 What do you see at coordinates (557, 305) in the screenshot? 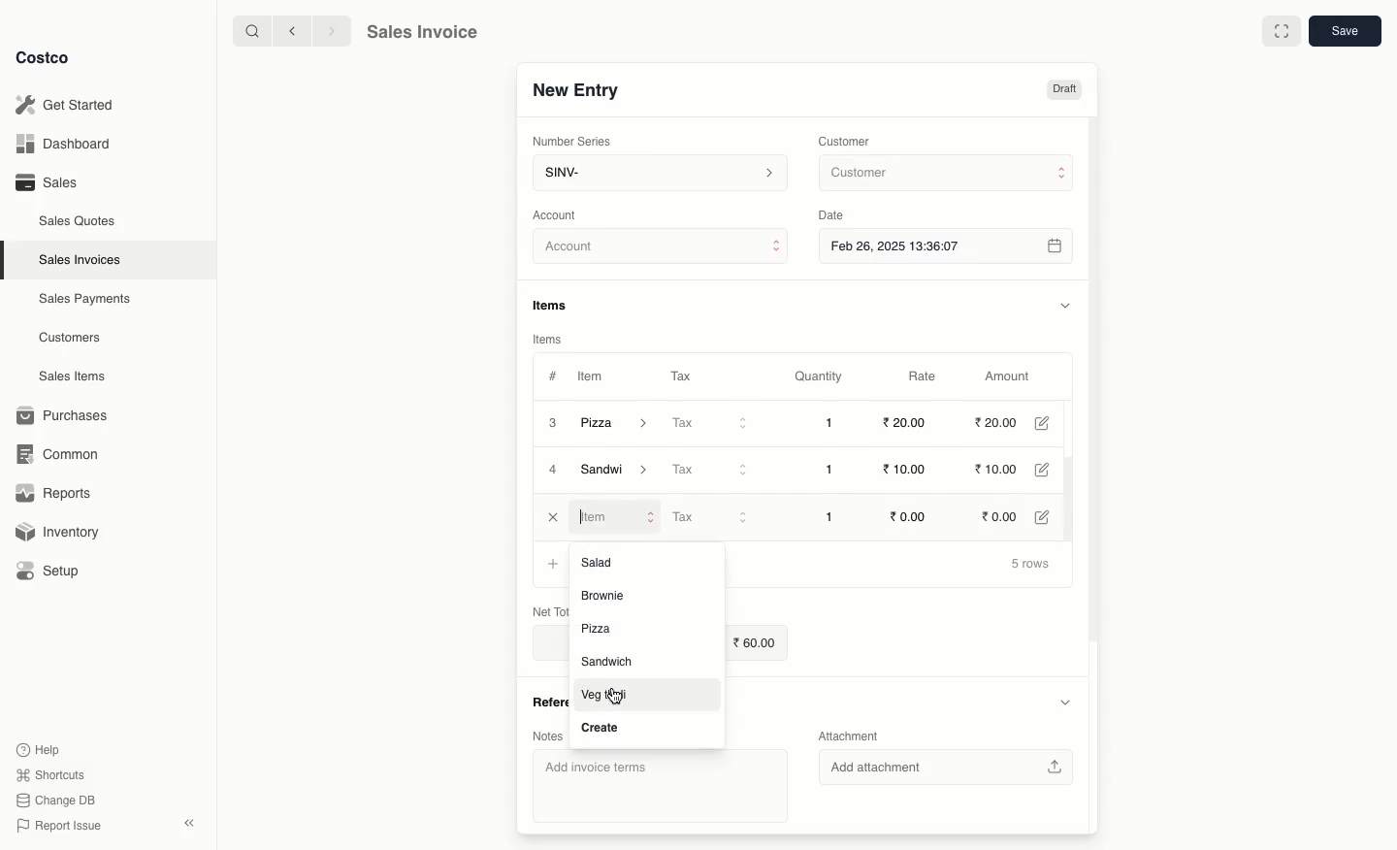
I see `Items` at bounding box center [557, 305].